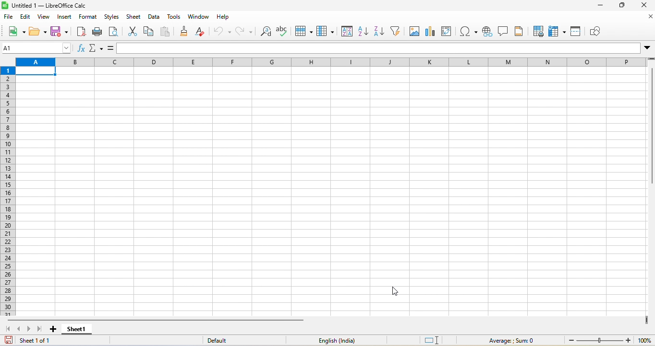  Describe the element at coordinates (43, 18) in the screenshot. I see `view` at that location.